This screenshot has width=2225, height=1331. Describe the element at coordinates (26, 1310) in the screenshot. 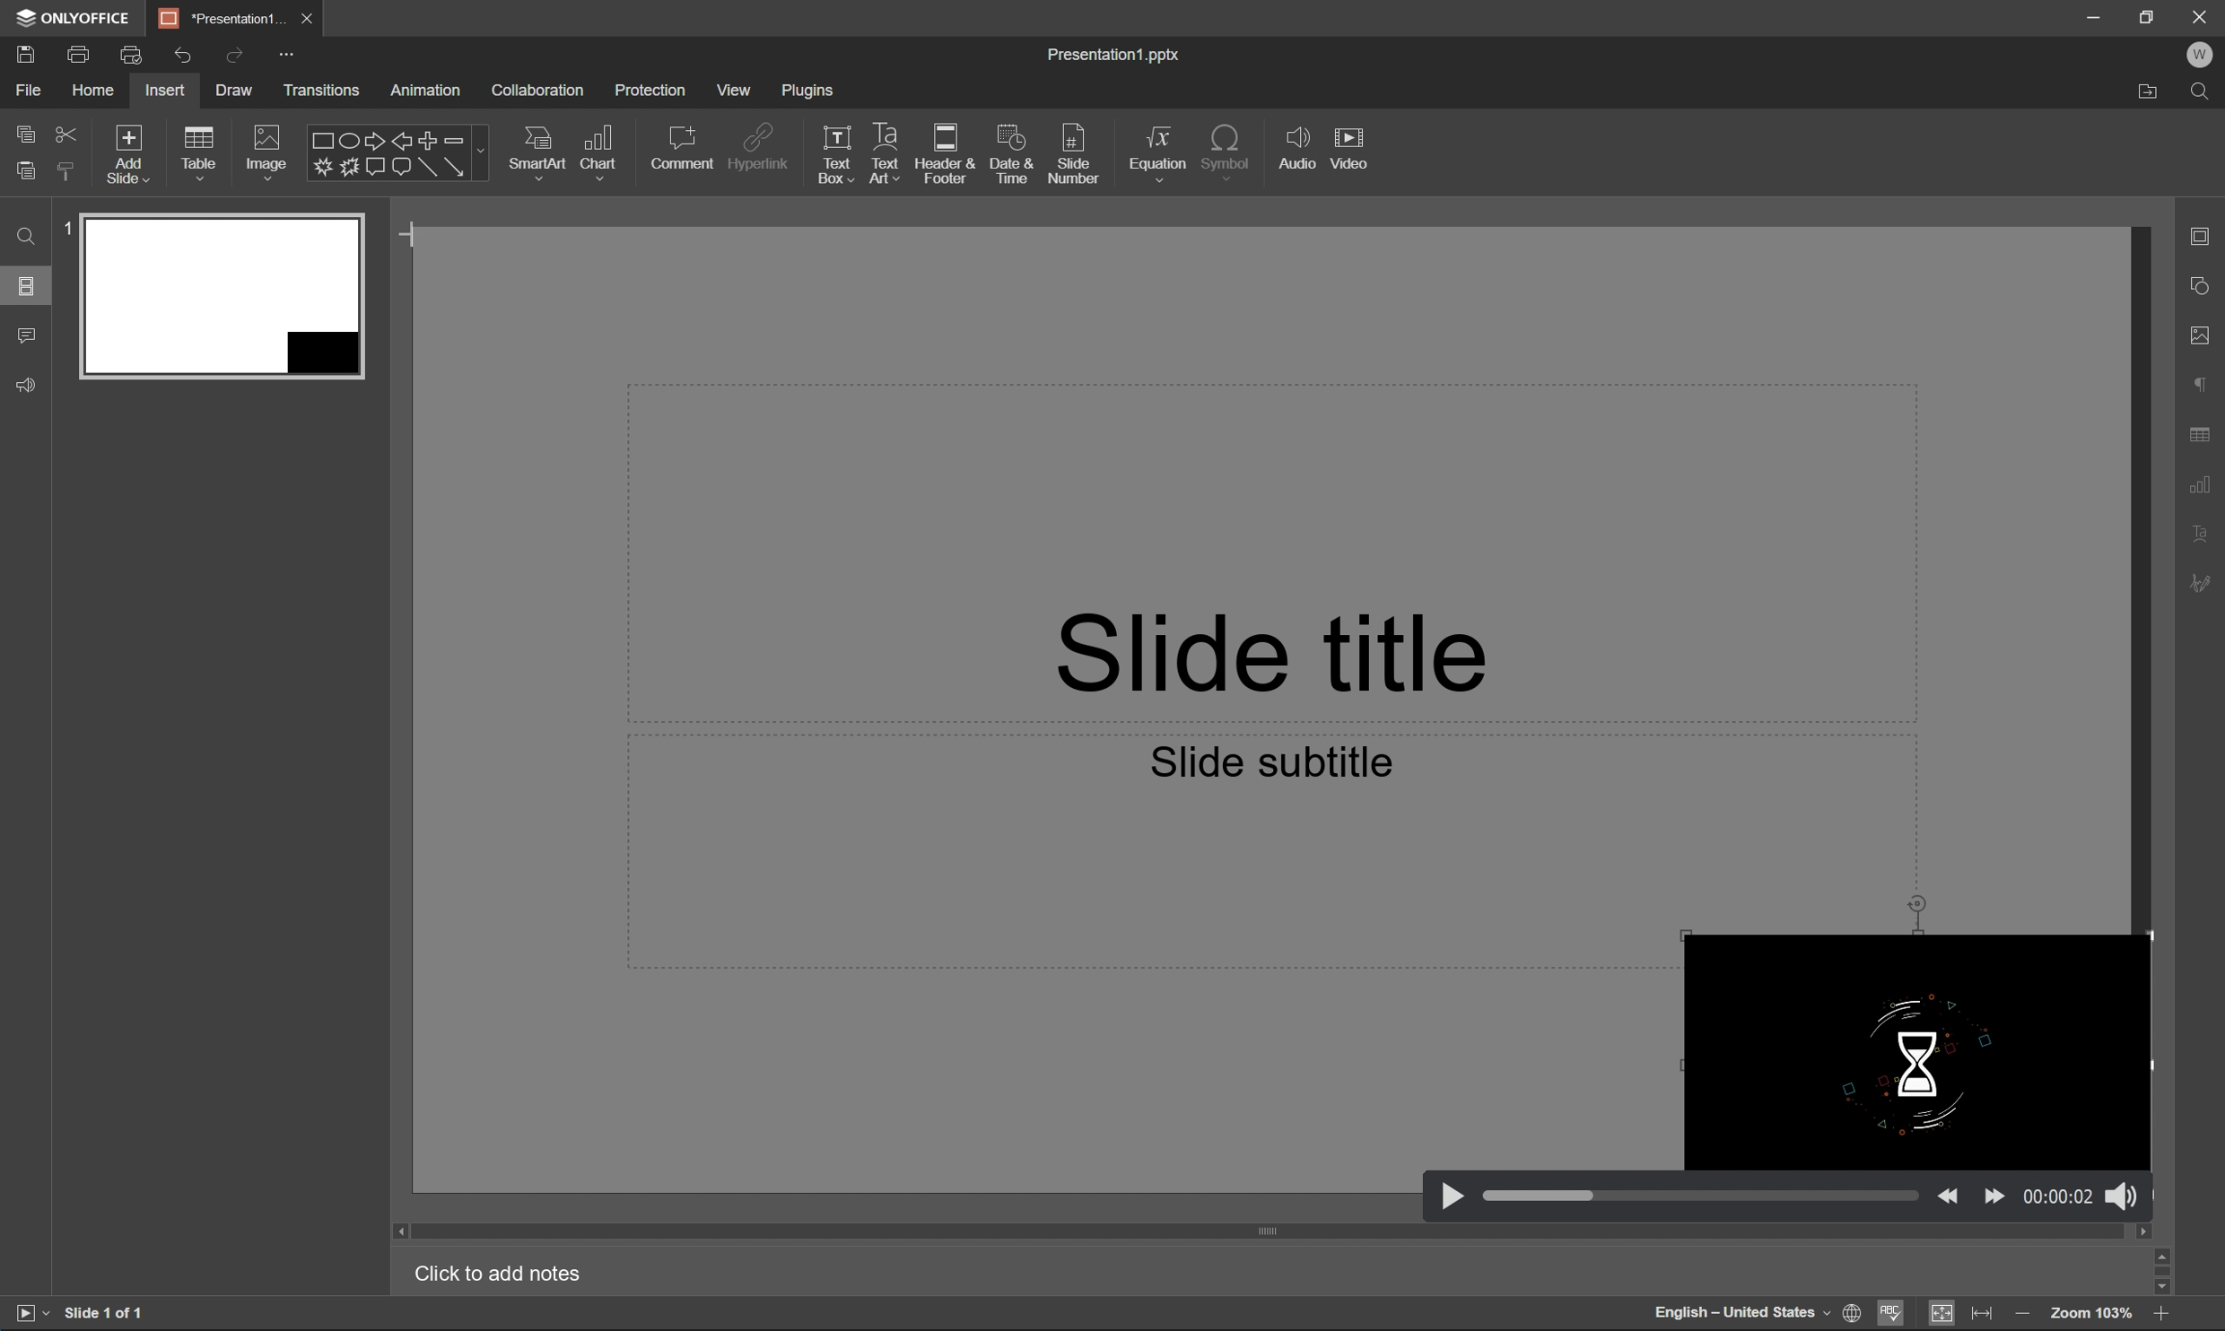

I see `start slideshow` at that location.